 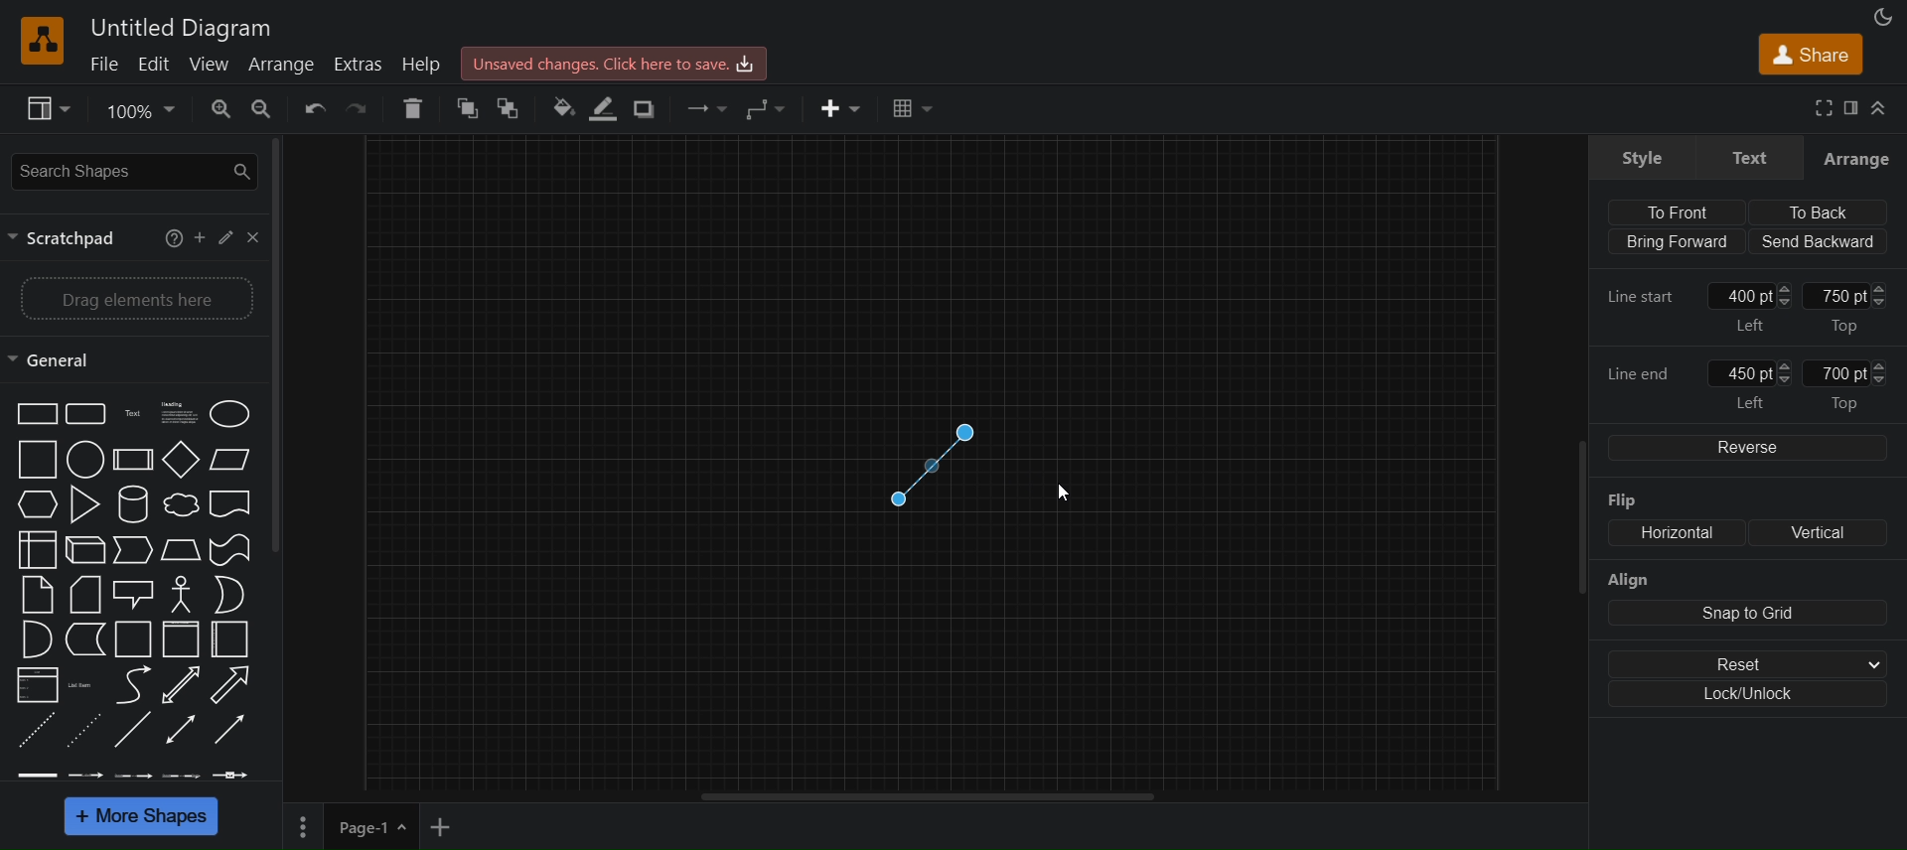 I want to click on bring forward, so click(x=1673, y=242).